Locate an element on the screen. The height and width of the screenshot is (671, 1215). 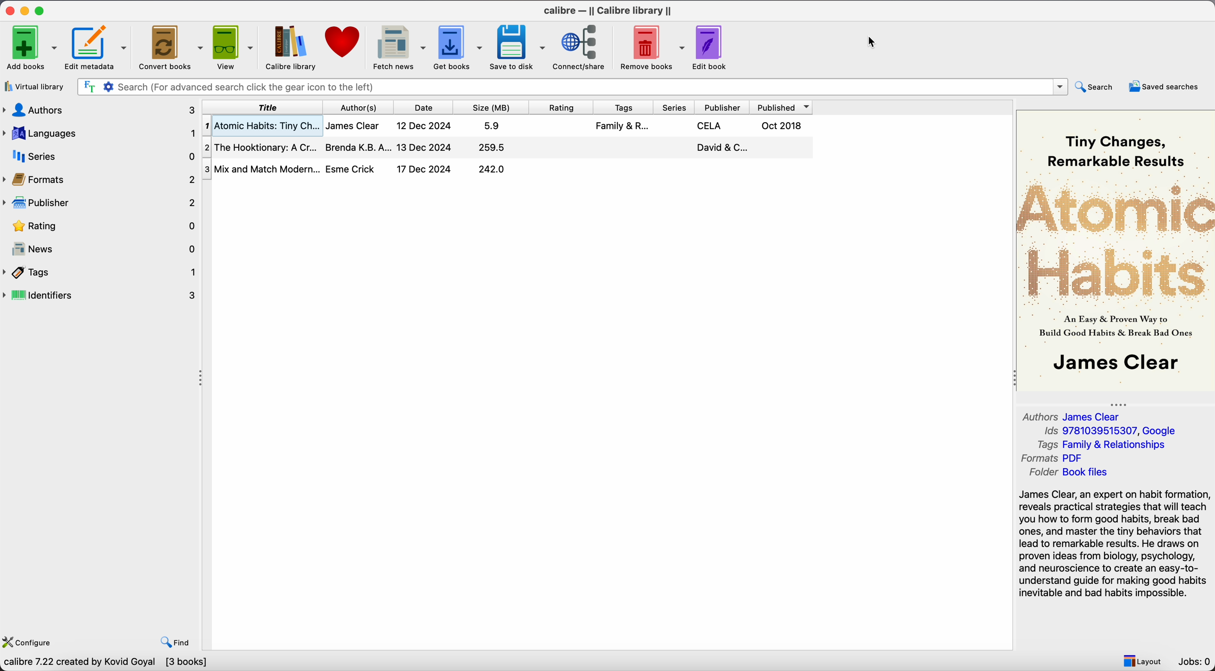
donate is located at coordinates (341, 45).